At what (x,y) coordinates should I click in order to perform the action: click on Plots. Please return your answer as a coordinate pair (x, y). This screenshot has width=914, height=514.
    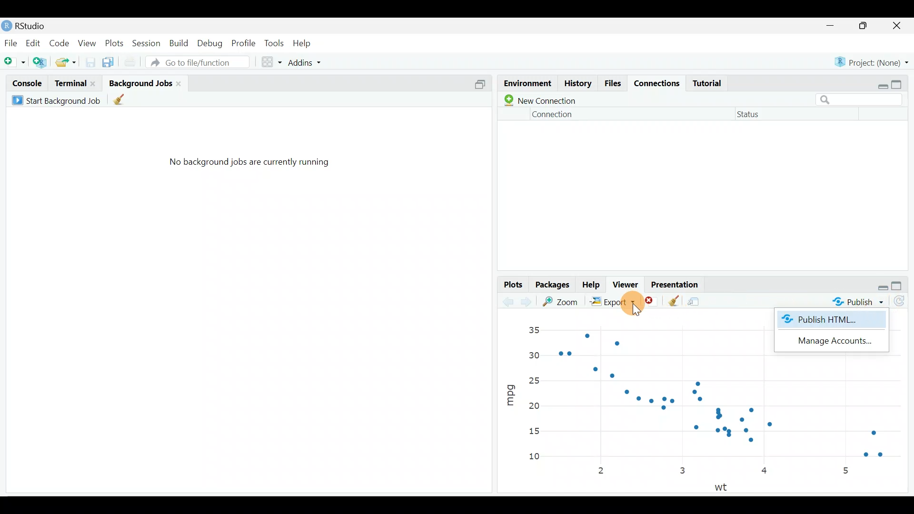
    Looking at the image, I should click on (512, 284).